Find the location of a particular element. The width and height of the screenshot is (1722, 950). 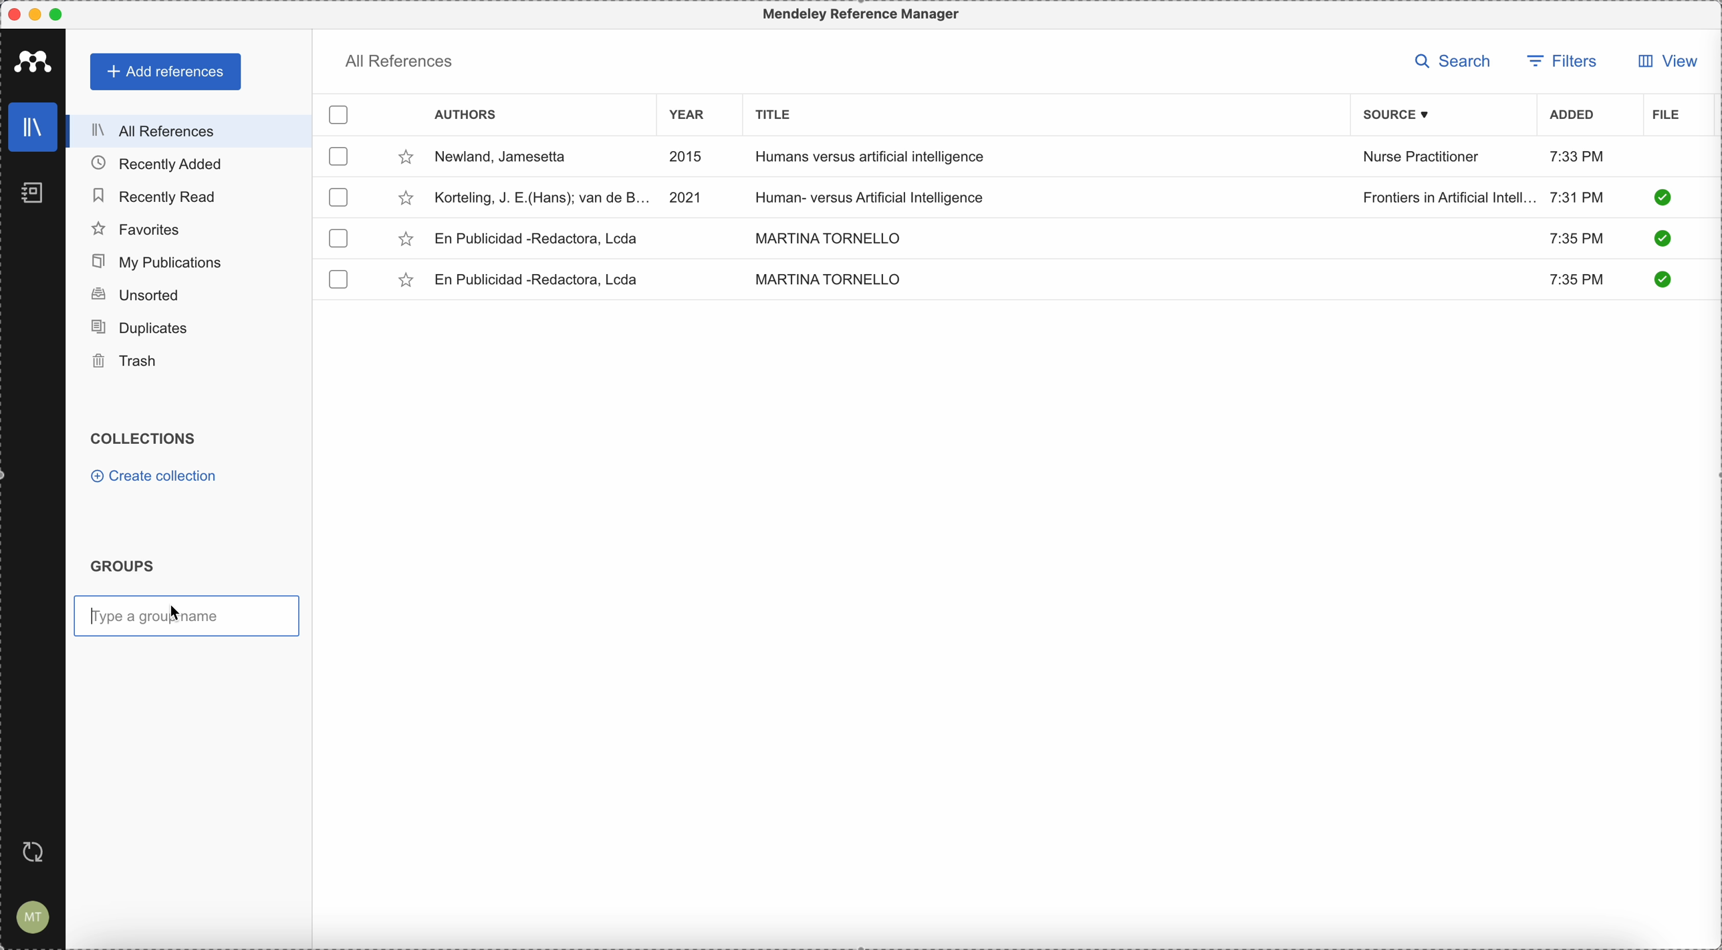

check it is located at coordinates (1660, 279).